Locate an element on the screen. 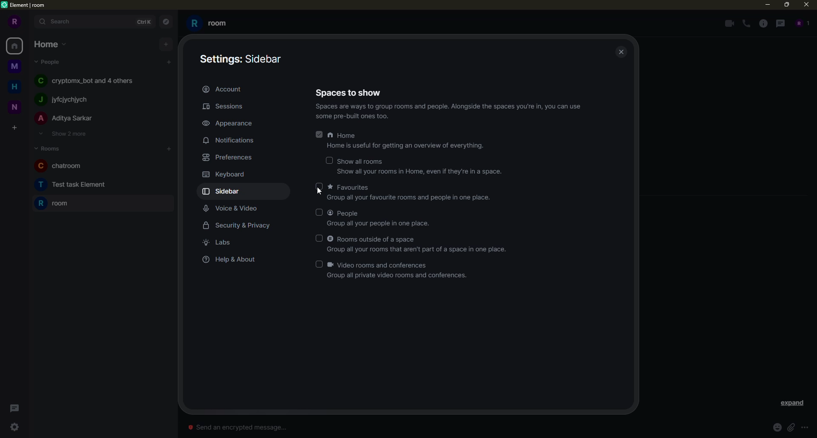 The image size is (817, 438). add is located at coordinates (167, 43).